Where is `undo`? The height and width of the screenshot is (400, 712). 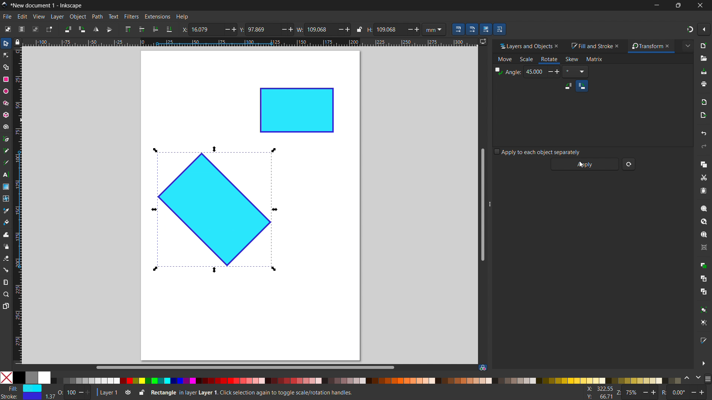
undo is located at coordinates (704, 133).